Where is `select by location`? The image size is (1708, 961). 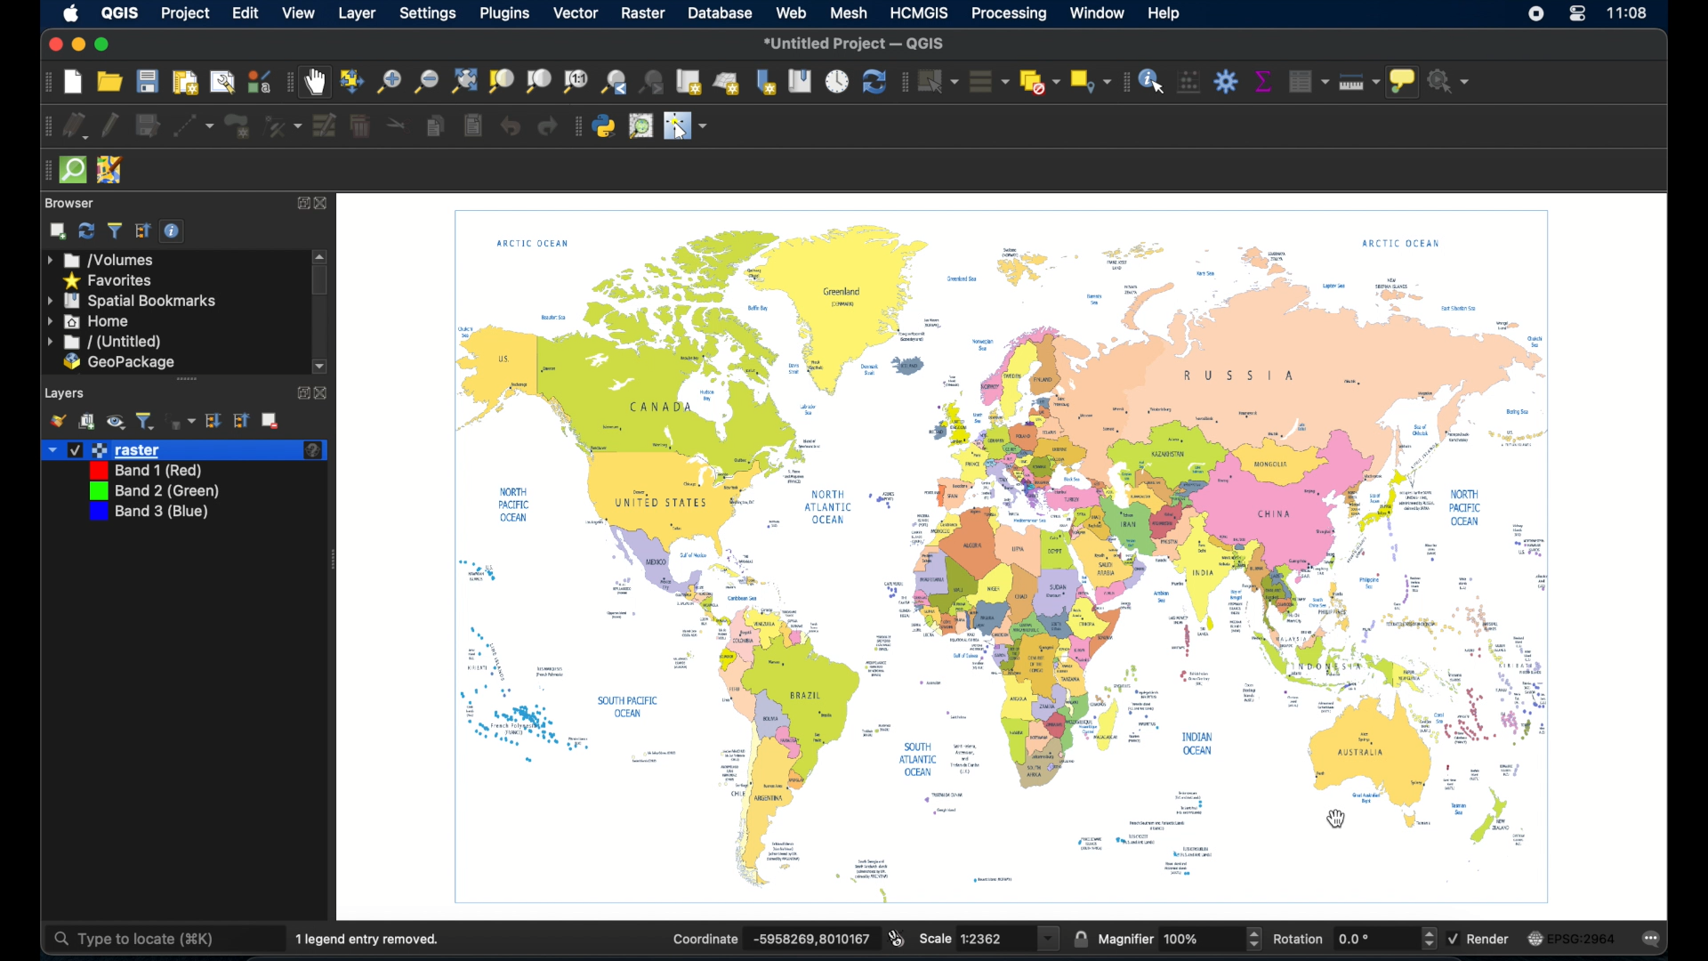 select by location is located at coordinates (1088, 81).